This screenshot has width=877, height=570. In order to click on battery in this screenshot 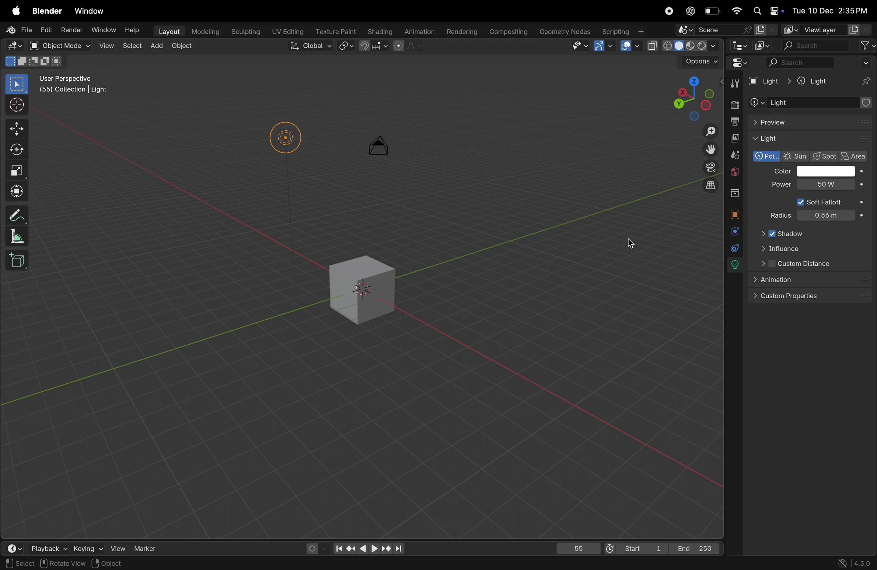, I will do `click(713, 10)`.